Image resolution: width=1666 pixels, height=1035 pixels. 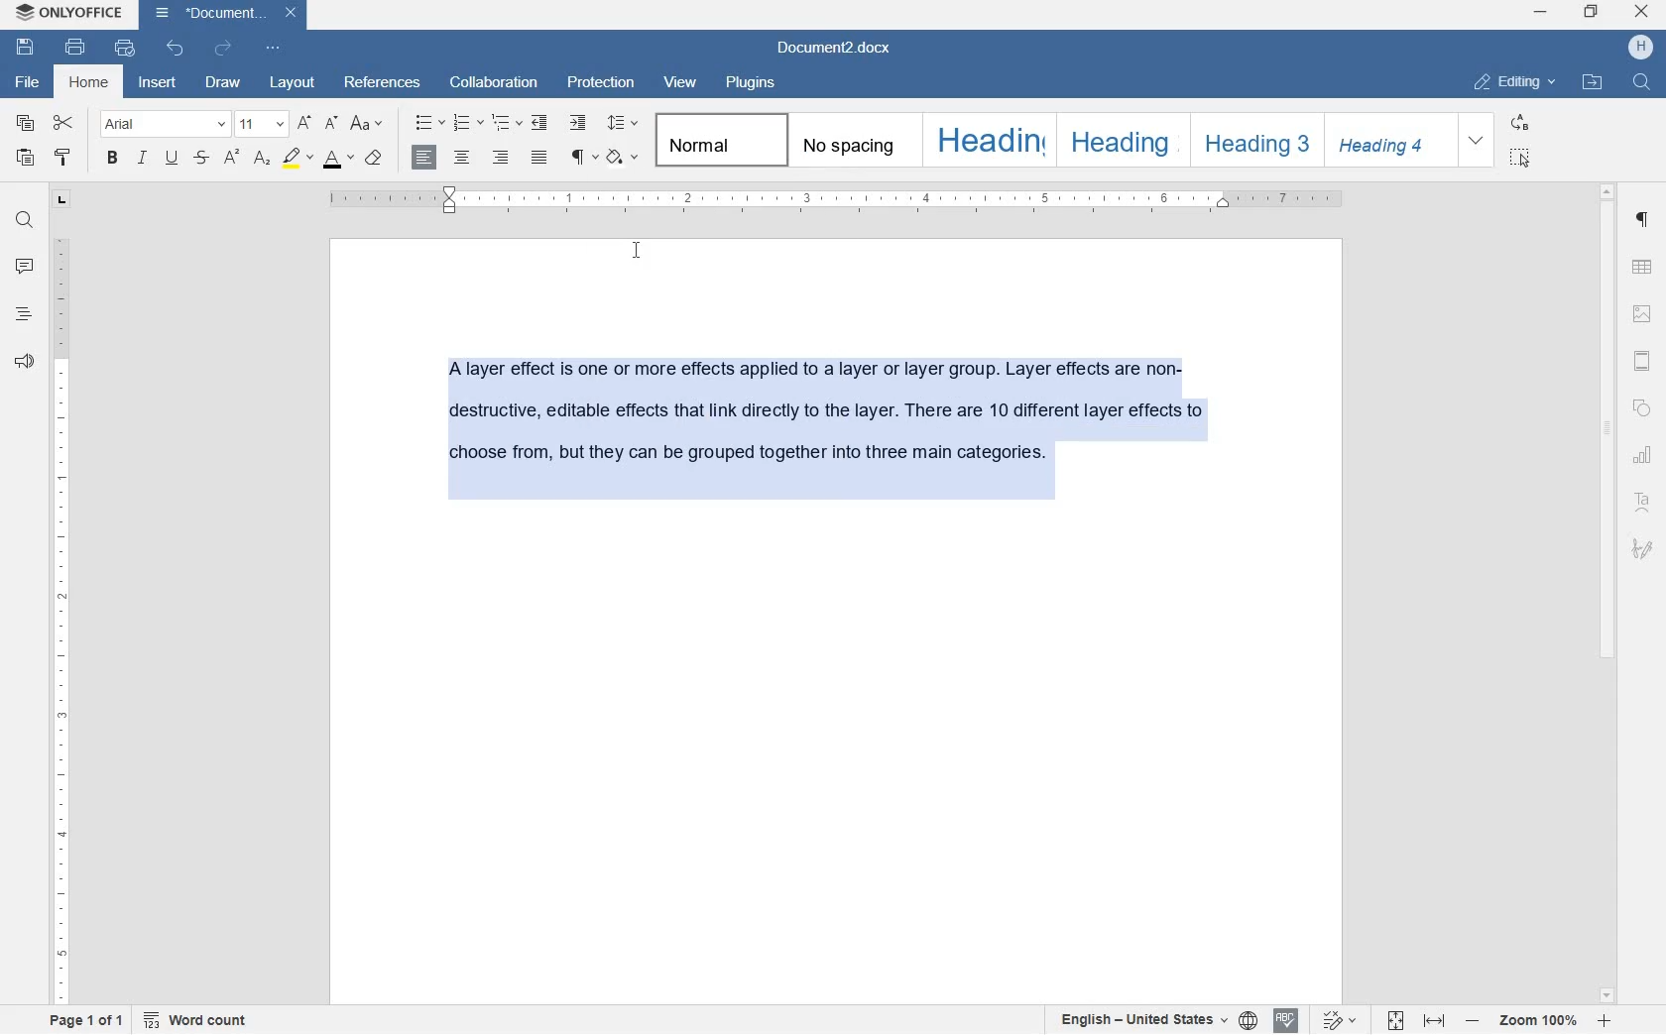 What do you see at coordinates (88, 1021) in the screenshot?
I see `page 1 of 1` at bounding box center [88, 1021].